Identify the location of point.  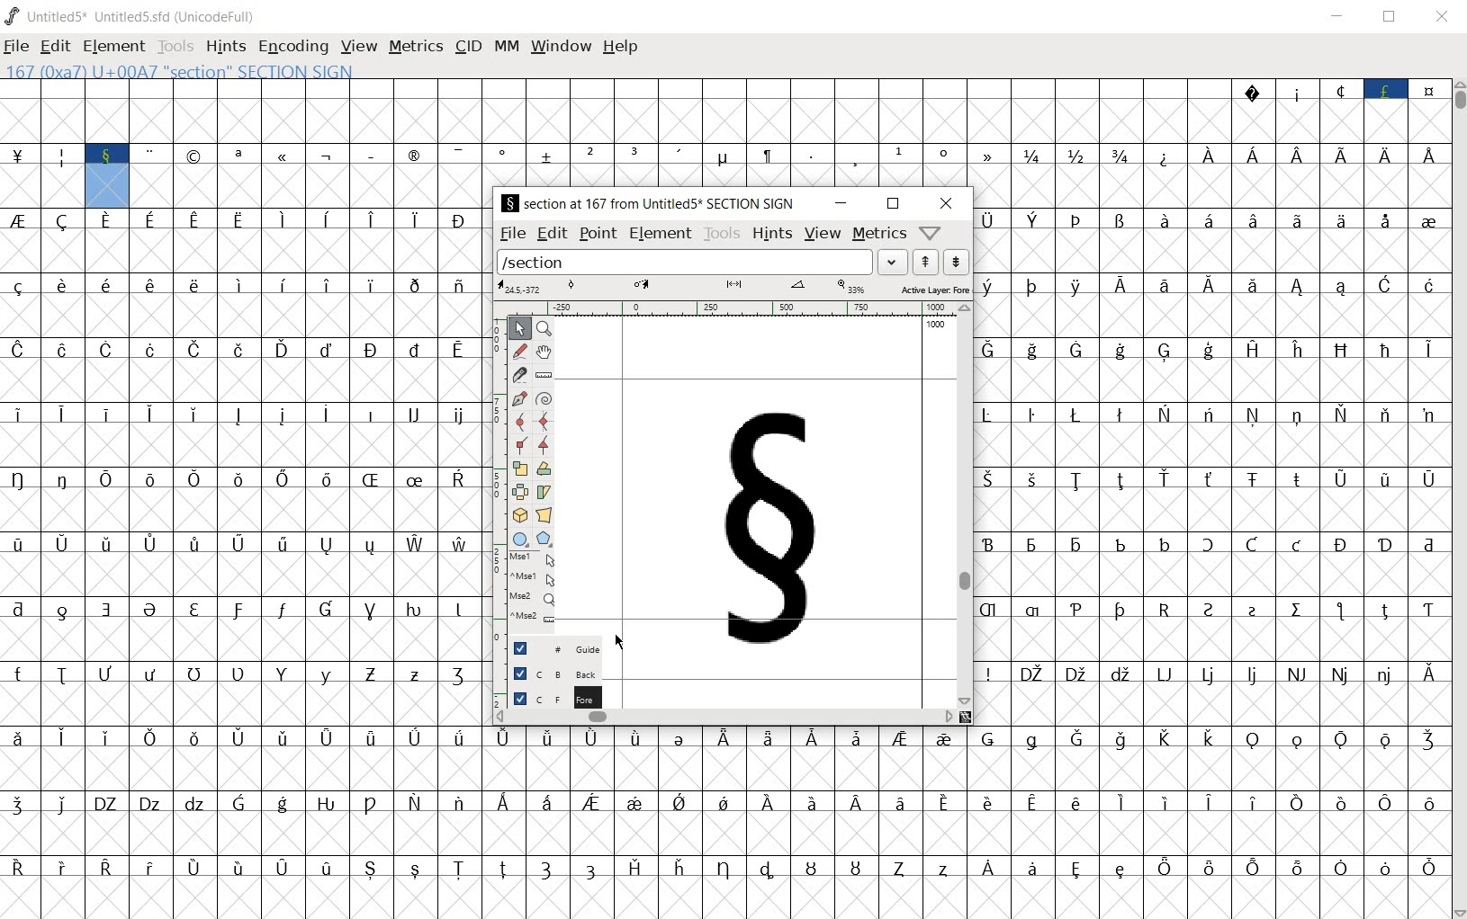
(597, 233).